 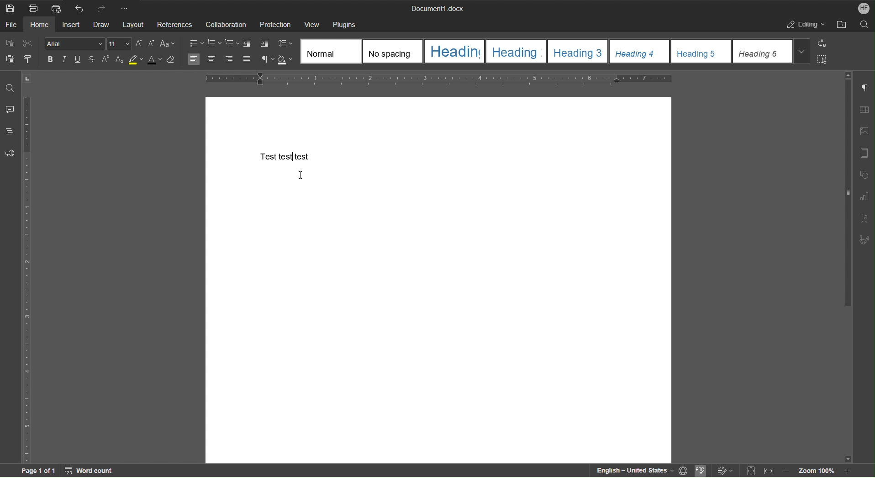 I want to click on File, so click(x=12, y=24).